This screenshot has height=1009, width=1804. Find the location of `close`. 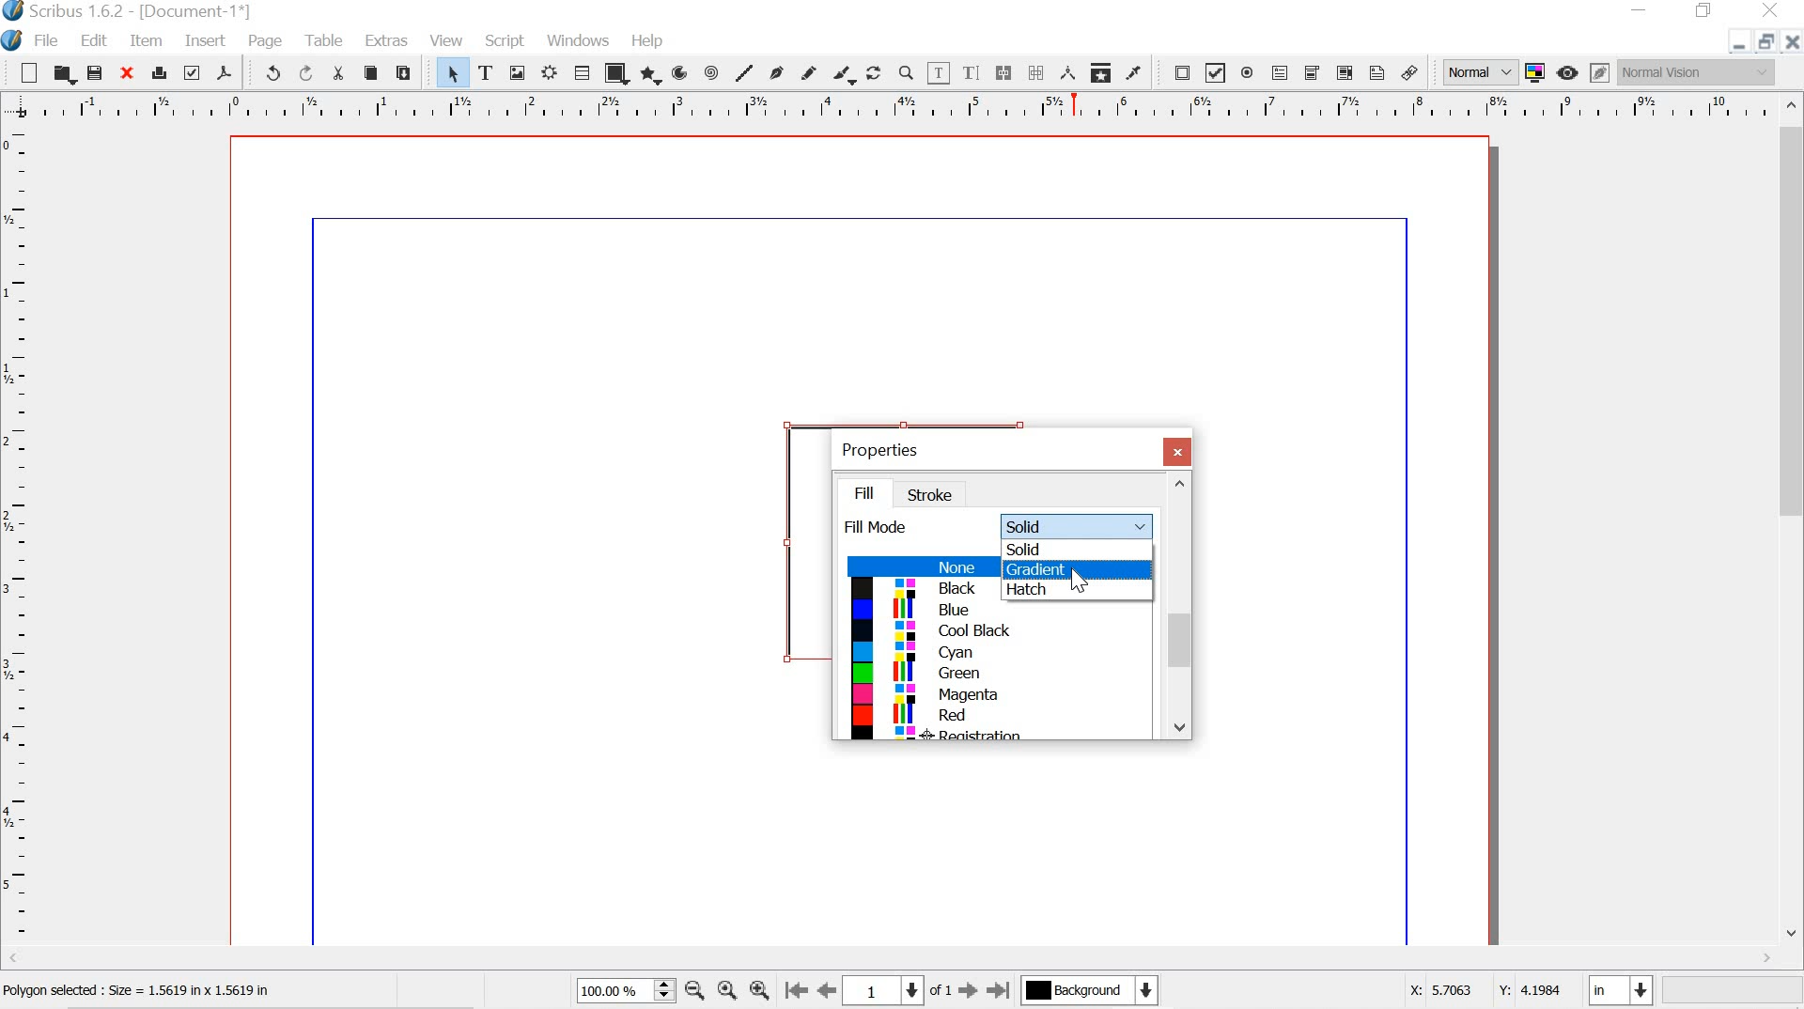

close is located at coordinates (130, 74).